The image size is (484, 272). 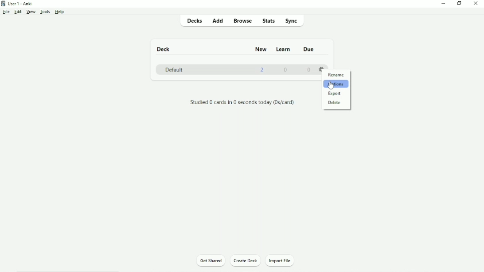 I want to click on User 1 - Anki, so click(x=20, y=3).